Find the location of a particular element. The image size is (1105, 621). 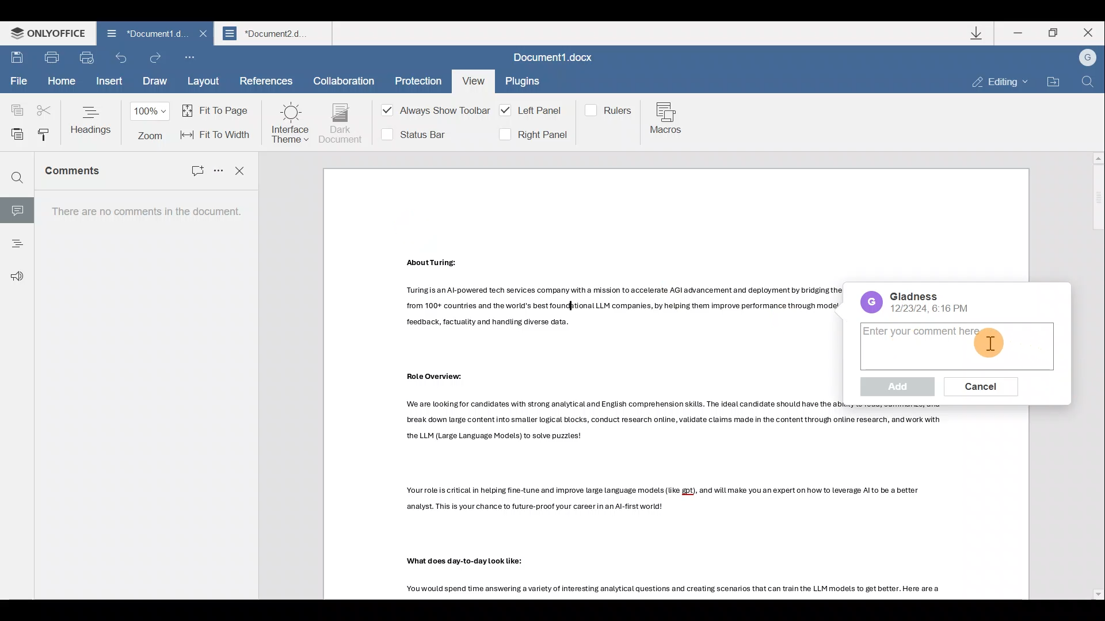

 is located at coordinates (623, 307).